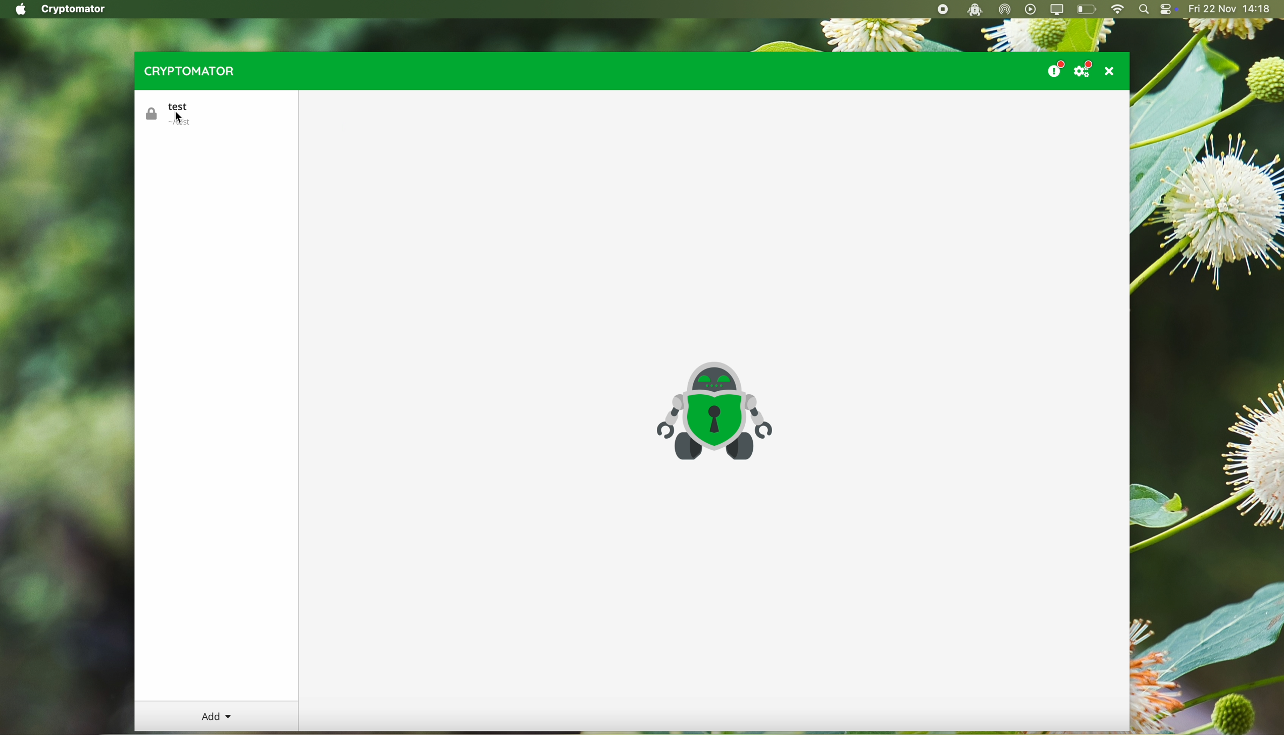  What do you see at coordinates (187, 71) in the screenshot?
I see `cryptomator` at bounding box center [187, 71].